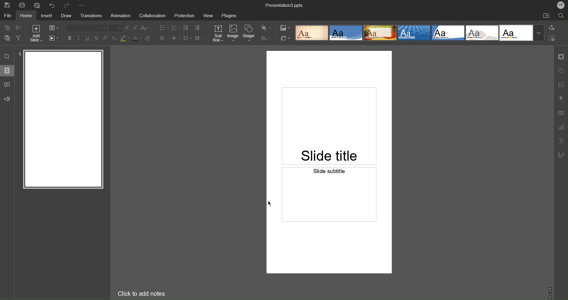 The width and height of the screenshot is (568, 300). Describe the element at coordinates (6, 28) in the screenshot. I see `Copy` at that location.